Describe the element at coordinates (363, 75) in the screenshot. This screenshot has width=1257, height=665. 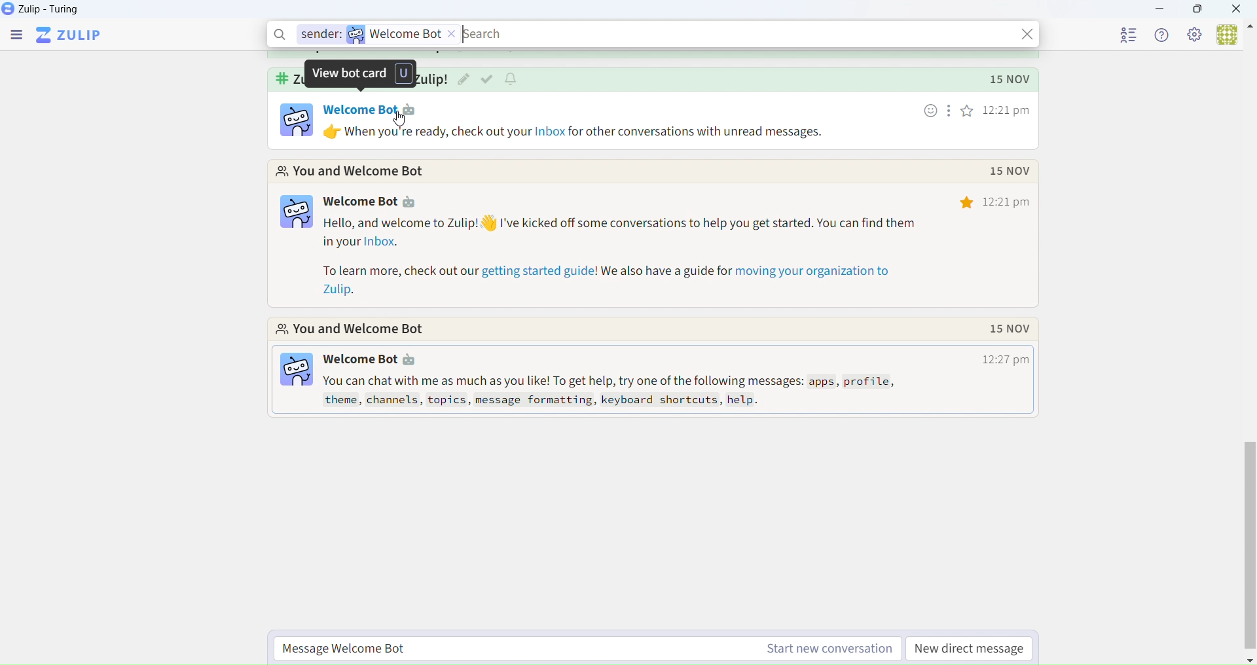
I see `view bot card` at that location.